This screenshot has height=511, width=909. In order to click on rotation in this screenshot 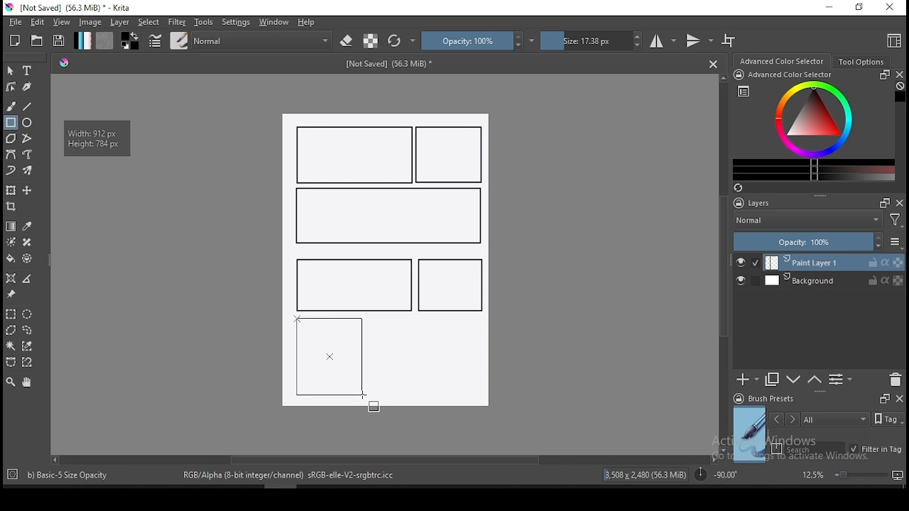, I will do `click(716, 473)`.